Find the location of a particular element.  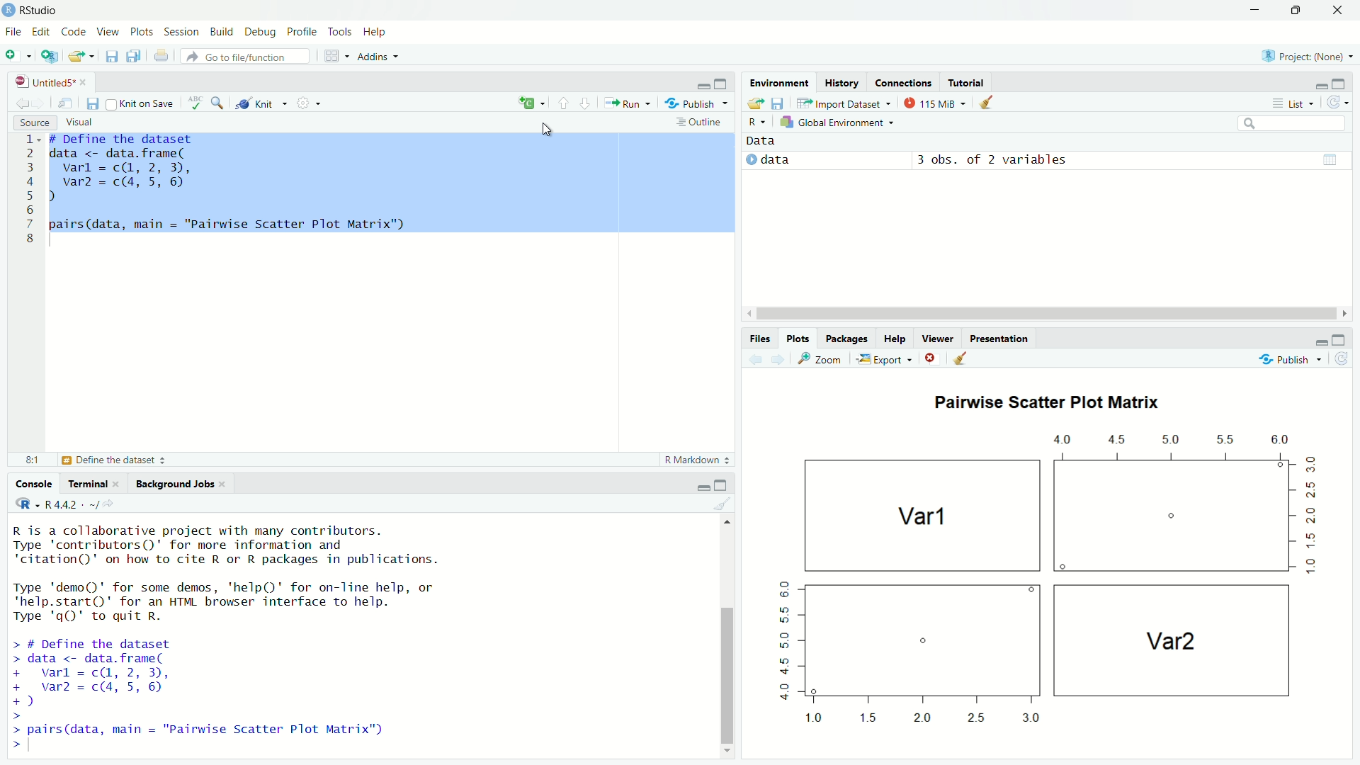

R is located at coordinates (756, 123).